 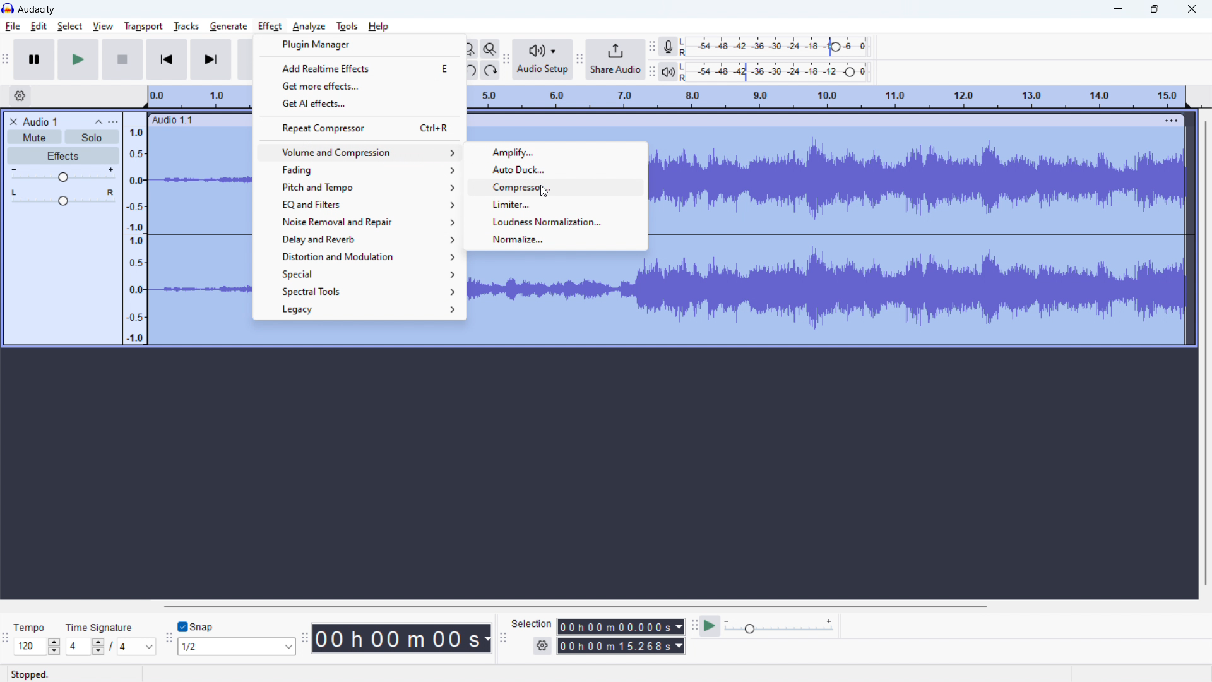 I want to click on plugin manager, so click(x=360, y=44).